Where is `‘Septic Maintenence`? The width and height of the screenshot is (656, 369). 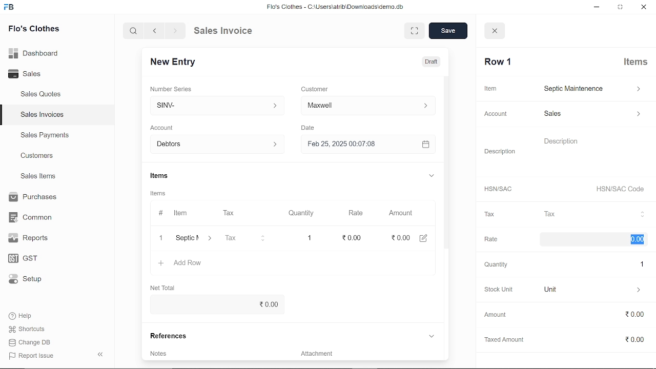 ‘Septic Maintenence is located at coordinates (186, 239).